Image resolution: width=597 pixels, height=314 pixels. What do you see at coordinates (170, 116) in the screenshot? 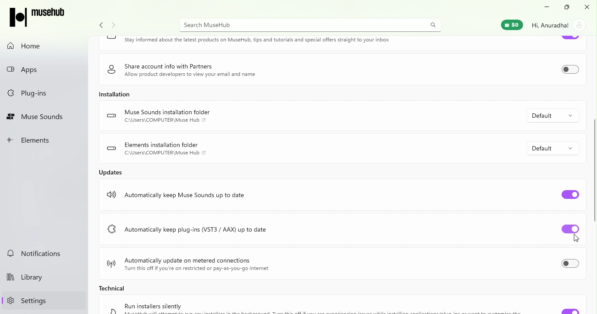
I see `Muse Sounds installation folder C:\Users\COMPUTER\Muse Hub` at bounding box center [170, 116].